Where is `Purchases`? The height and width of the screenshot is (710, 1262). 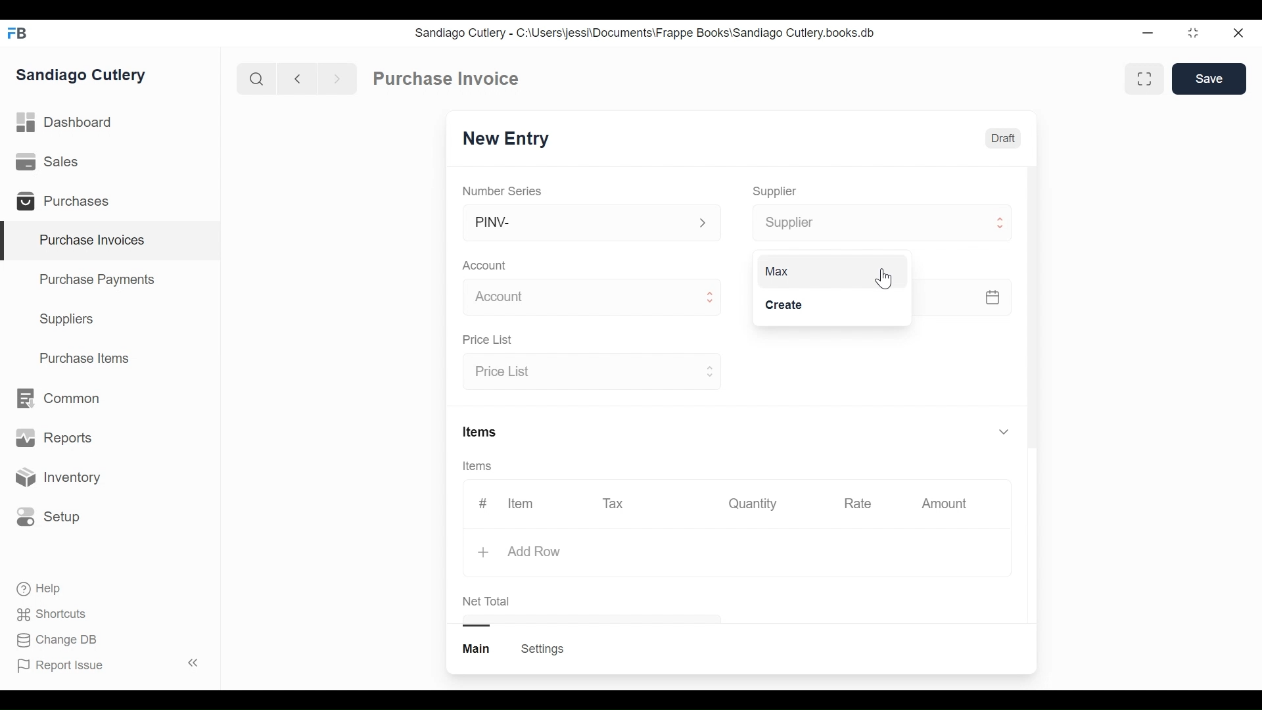 Purchases is located at coordinates (68, 203).